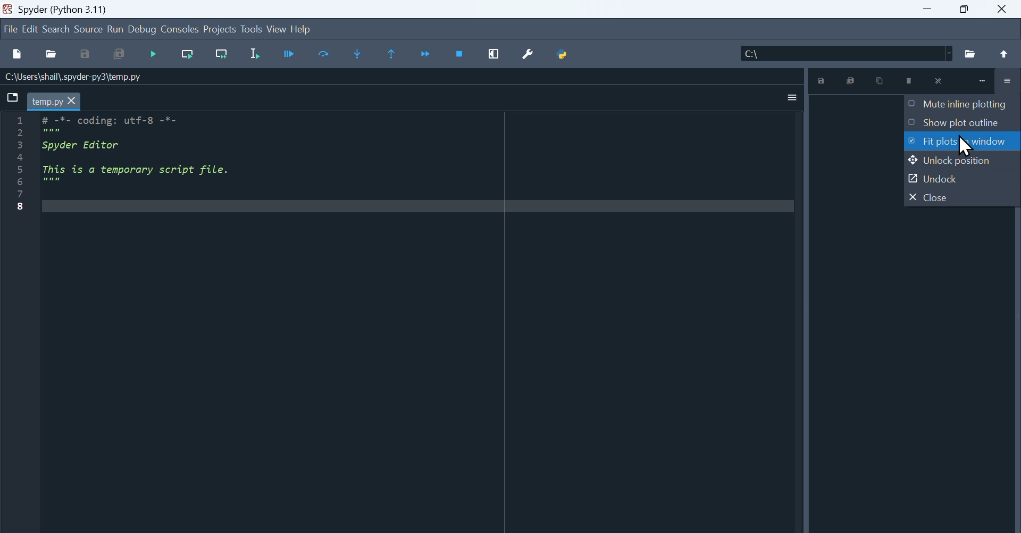  What do you see at coordinates (309, 30) in the screenshot?
I see `help` at bounding box center [309, 30].